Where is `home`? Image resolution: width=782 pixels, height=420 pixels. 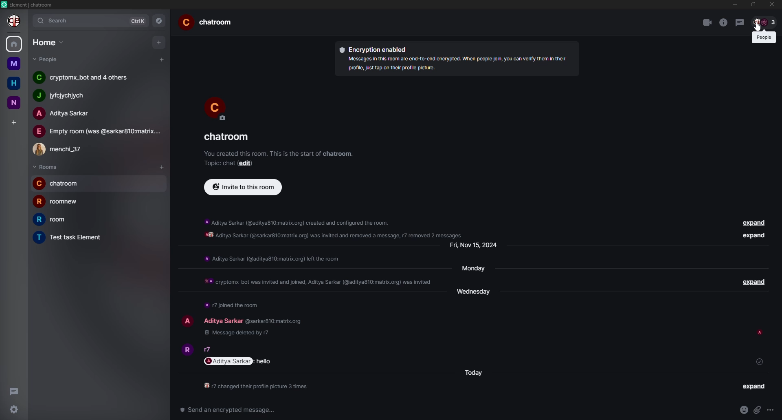
home is located at coordinates (15, 43).